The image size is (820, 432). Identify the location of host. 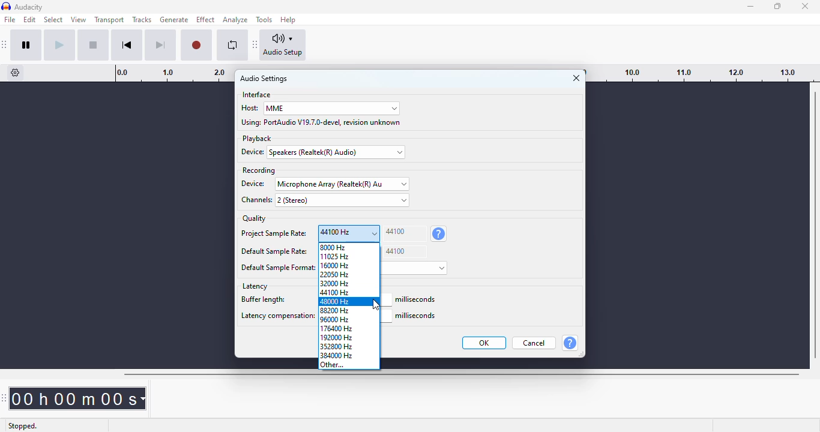
(249, 107).